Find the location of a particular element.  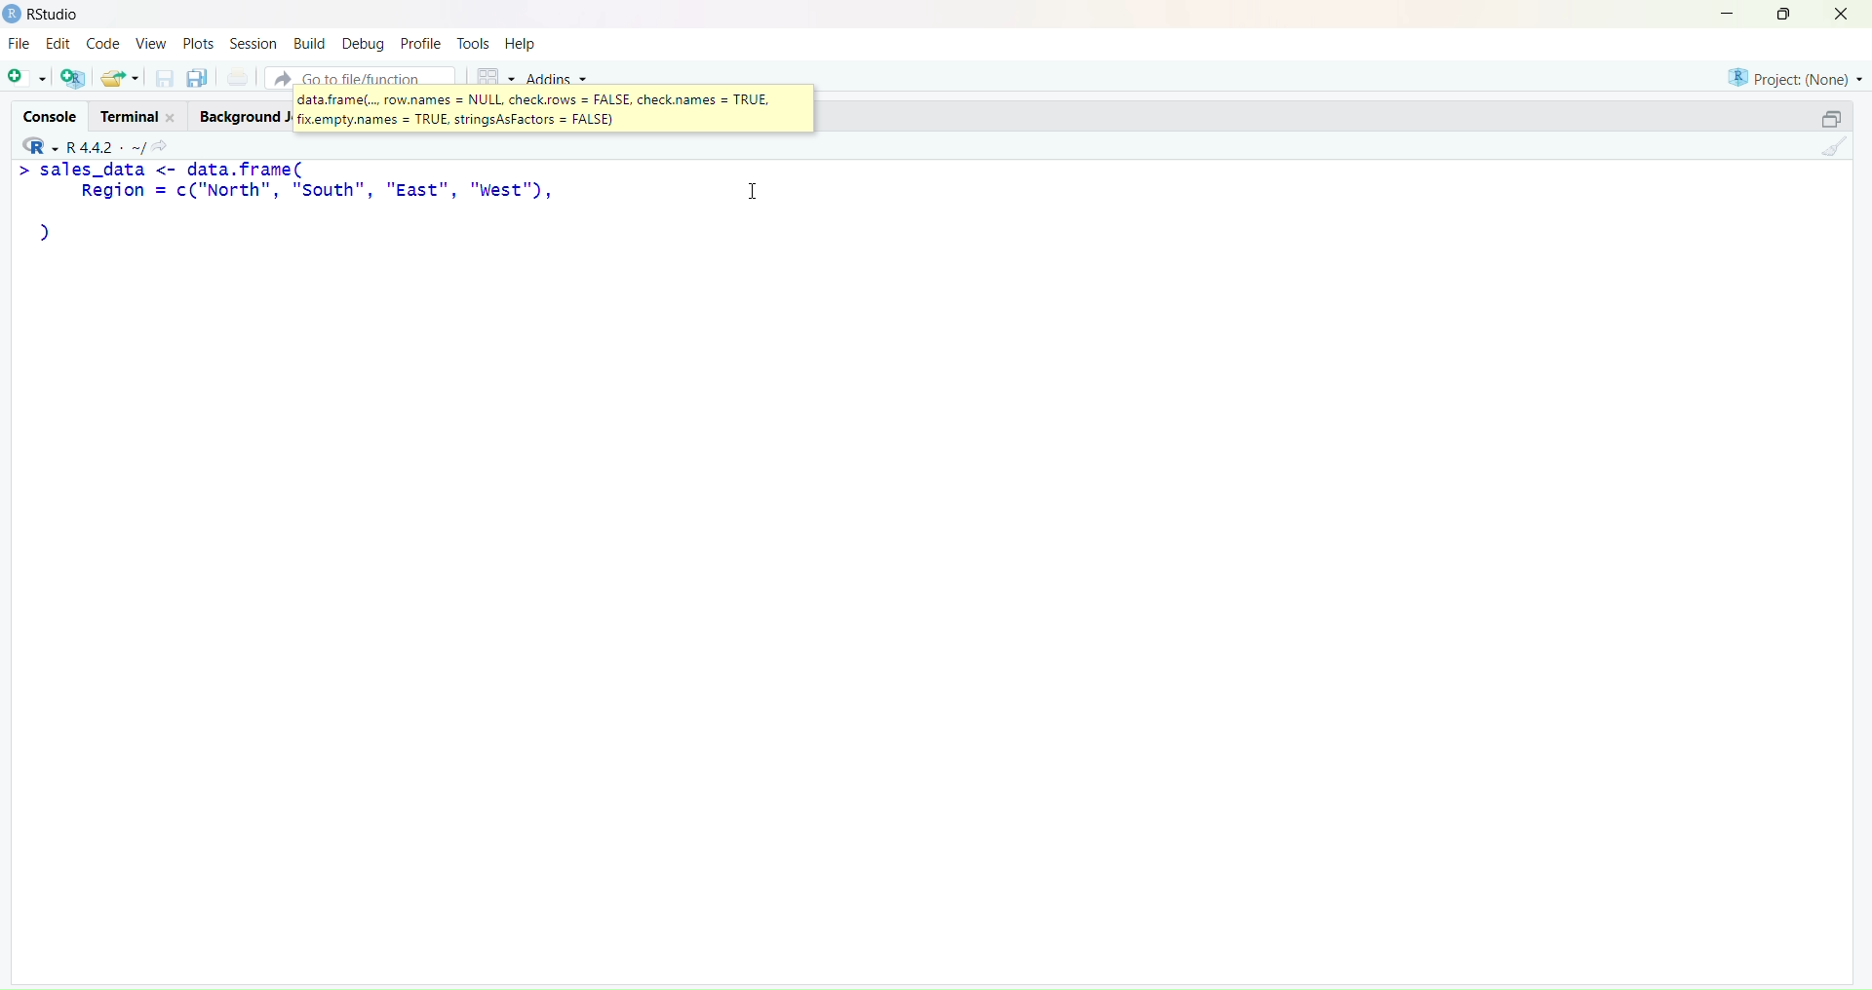

sales_data <- data.trame(
Region = c("North", "South", "East", "west"),
bY is located at coordinates (302, 200).